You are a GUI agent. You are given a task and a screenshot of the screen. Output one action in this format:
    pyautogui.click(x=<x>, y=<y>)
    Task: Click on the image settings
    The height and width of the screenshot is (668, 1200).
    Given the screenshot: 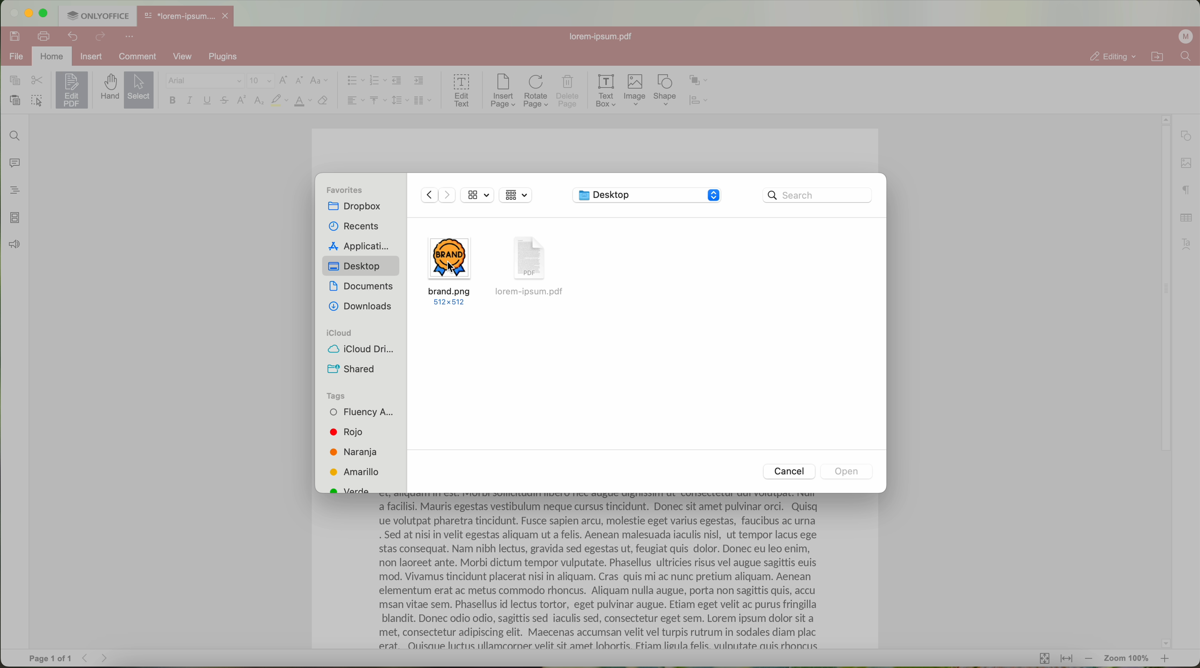 What is the action you would take?
    pyautogui.click(x=1186, y=164)
    